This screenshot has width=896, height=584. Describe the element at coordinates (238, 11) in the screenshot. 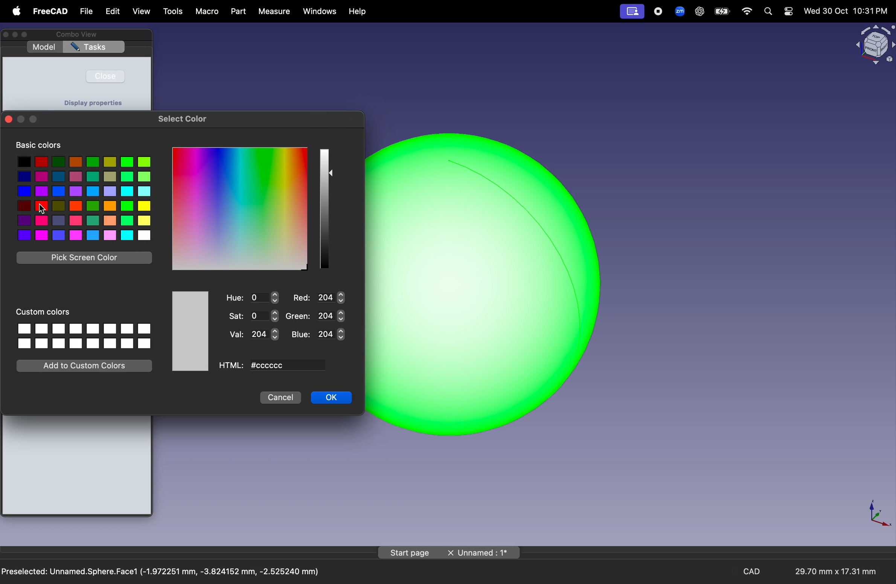

I see `part` at that location.